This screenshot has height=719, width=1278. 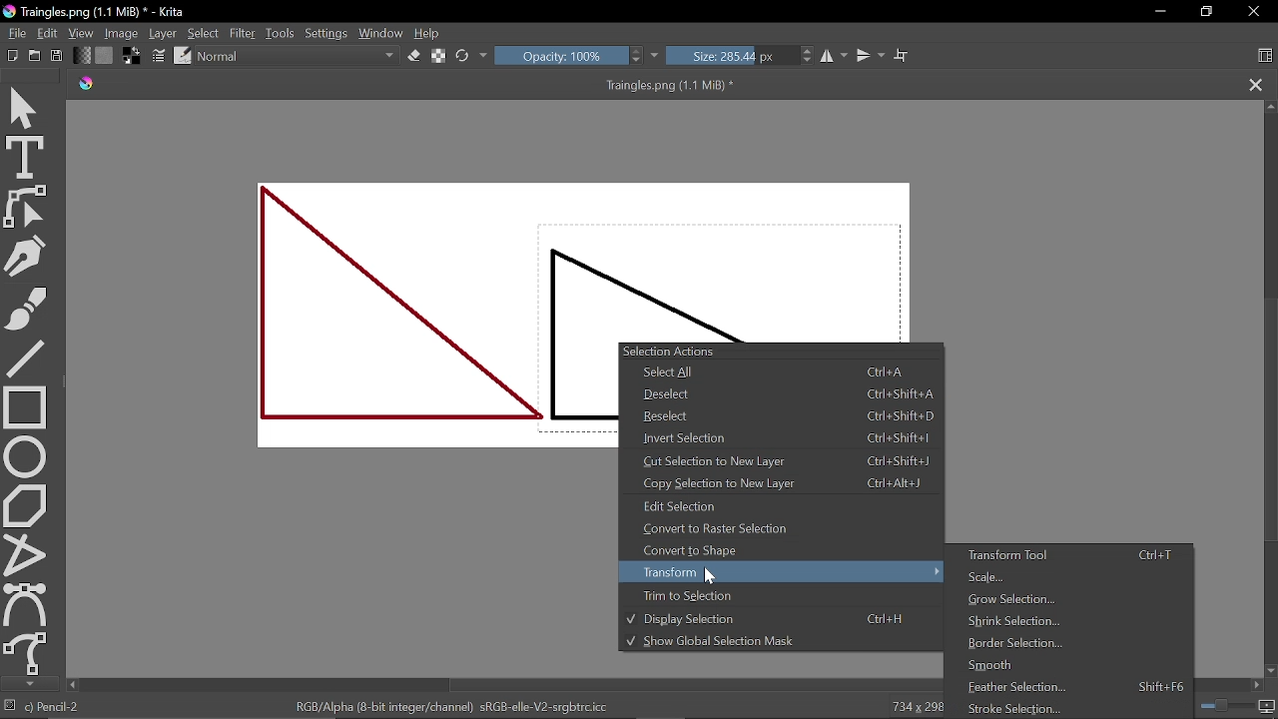 I want to click on Traingles.png (1.1 MiB) *, so click(x=432, y=85).